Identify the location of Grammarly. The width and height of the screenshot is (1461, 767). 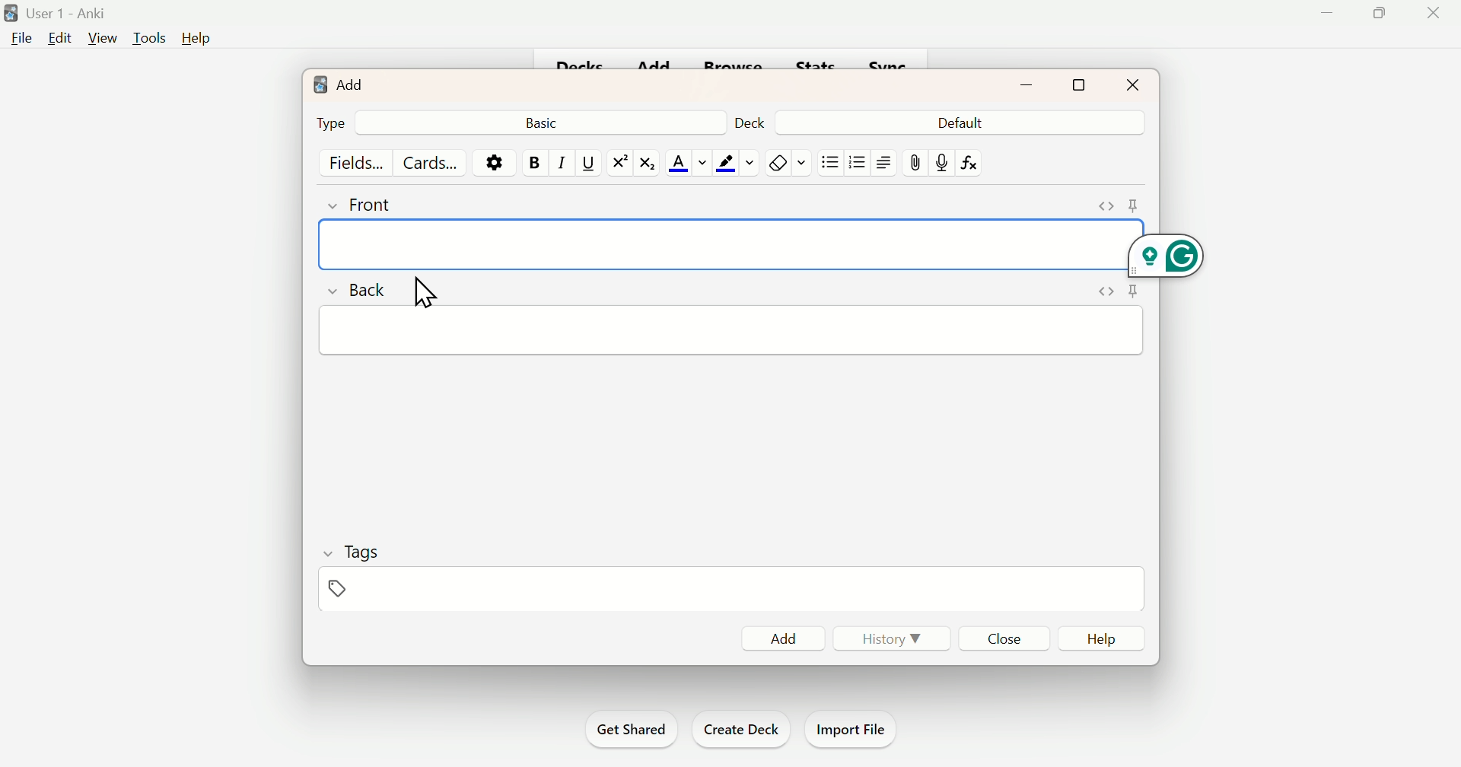
(1182, 263).